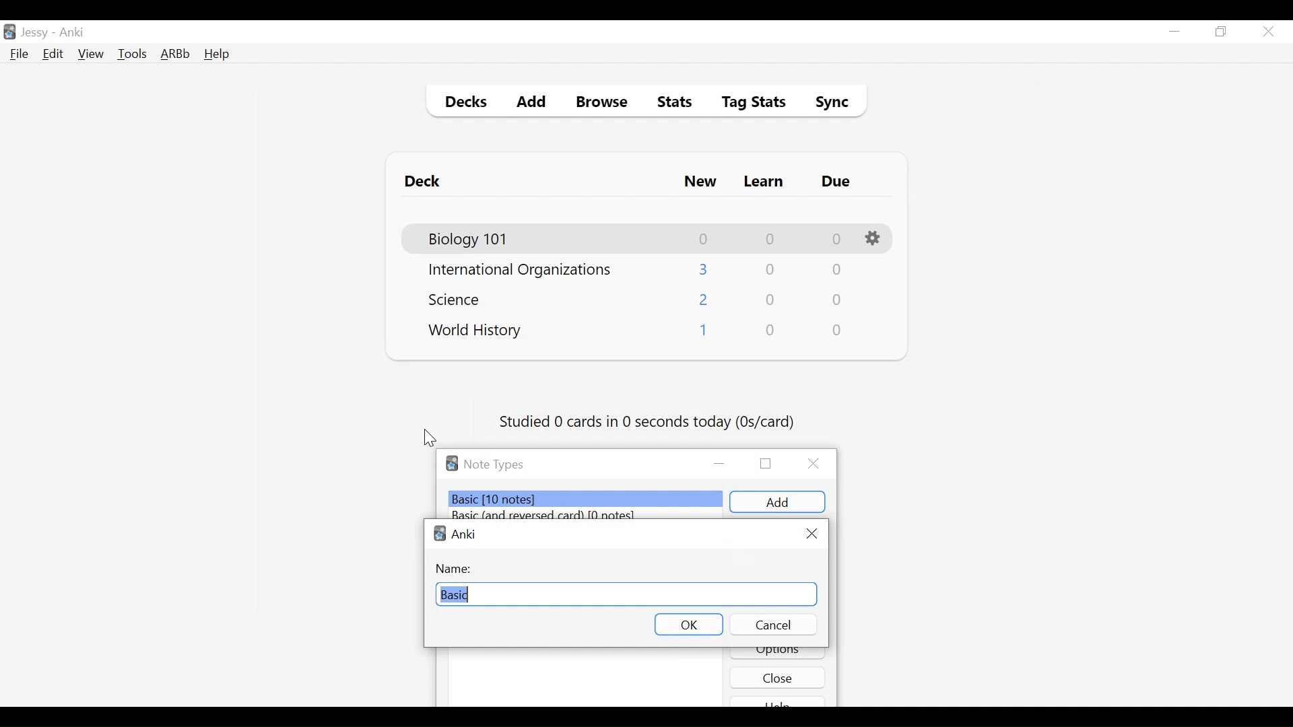 The height and width of the screenshot is (727, 1293). What do you see at coordinates (704, 269) in the screenshot?
I see `New Card Count` at bounding box center [704, 269].